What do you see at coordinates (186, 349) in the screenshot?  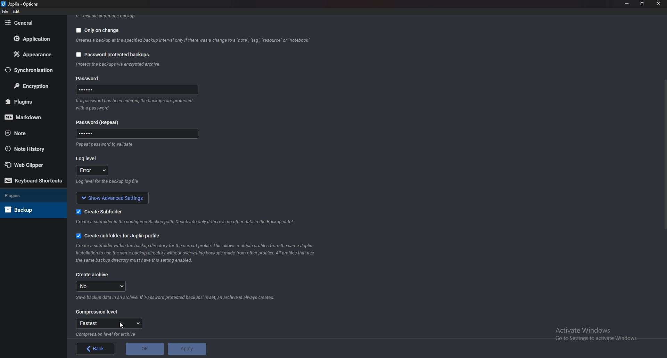 I see `apply` at bounding box center [186, 349].